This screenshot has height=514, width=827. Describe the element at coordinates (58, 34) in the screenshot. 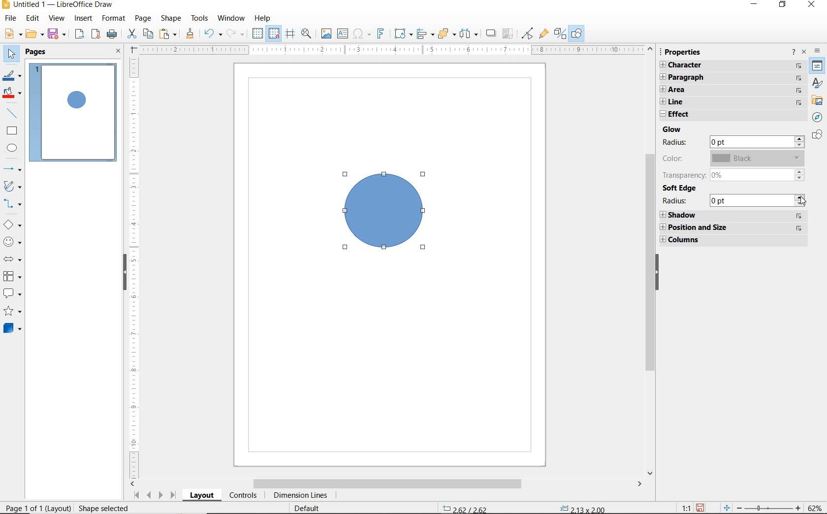

I see `SAVE` at that location.